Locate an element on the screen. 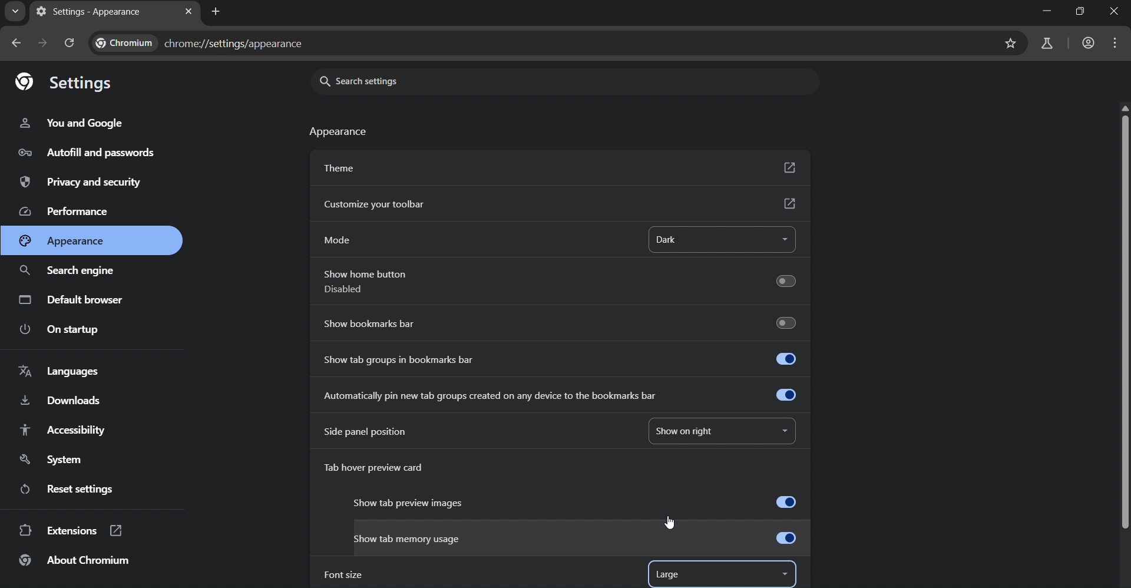 This screenshot has width=1131, height=588. show tab memory usage is located at coordinates (576, 539).